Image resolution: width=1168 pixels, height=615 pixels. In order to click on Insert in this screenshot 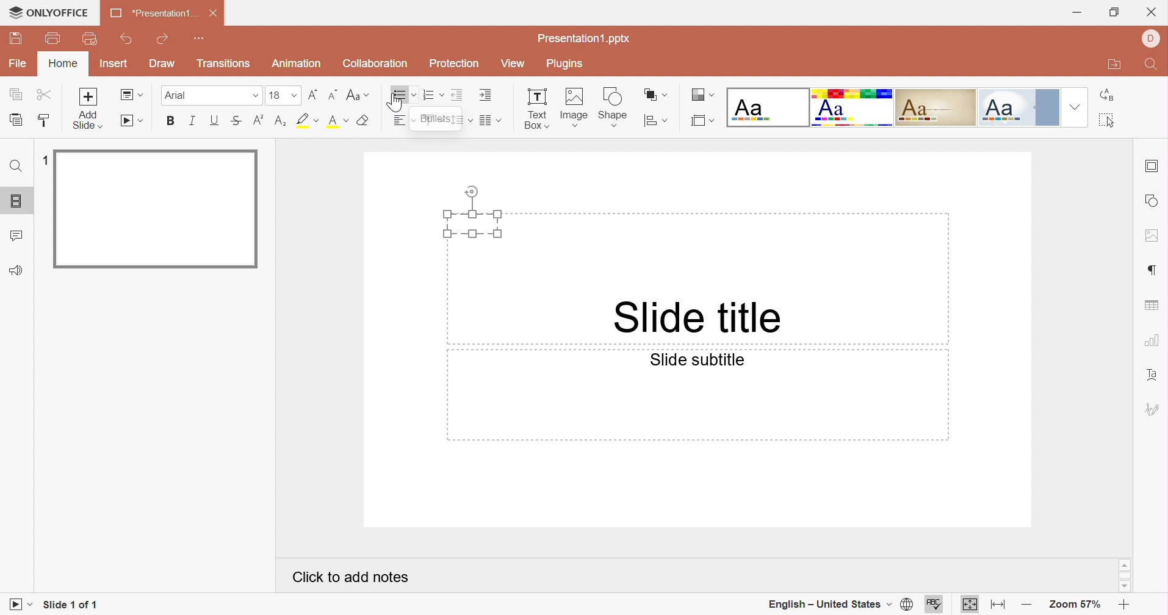, I will do `click(115, 65)`.